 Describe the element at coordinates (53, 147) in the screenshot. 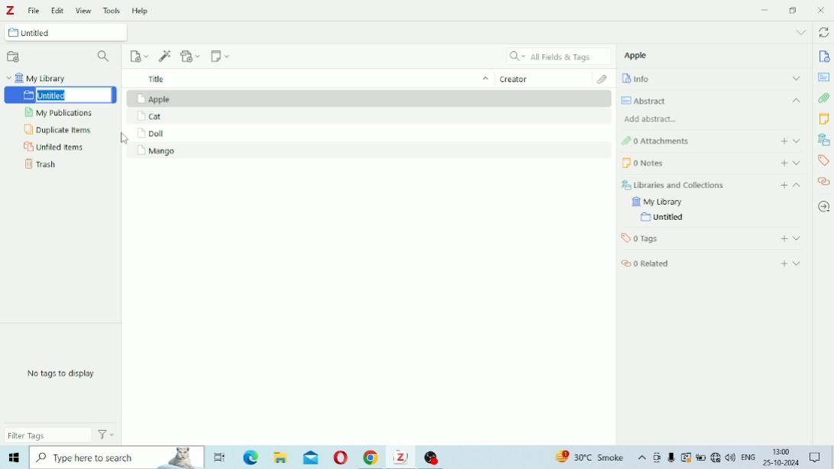

I see `Unfiled Items` at that location.